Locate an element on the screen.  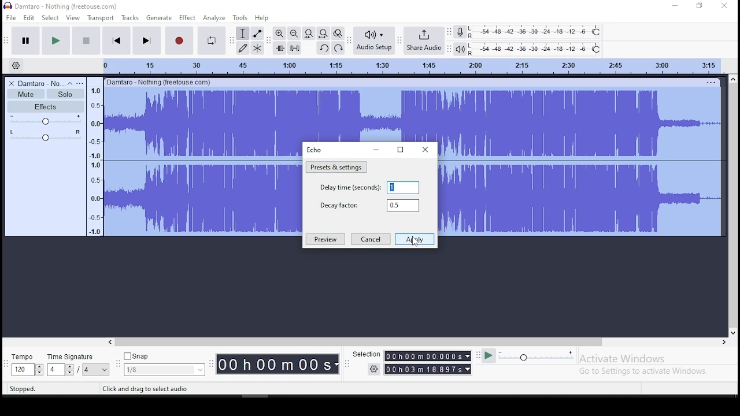
record meter is located at coordinates (460, 33).